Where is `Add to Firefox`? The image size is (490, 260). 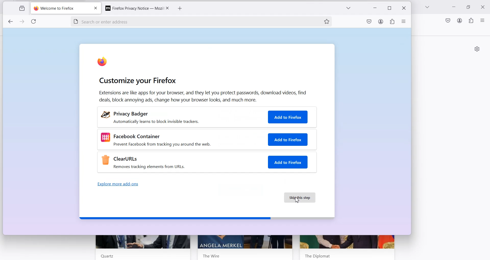
Add to Firefox is located at coordinates (288, 139).